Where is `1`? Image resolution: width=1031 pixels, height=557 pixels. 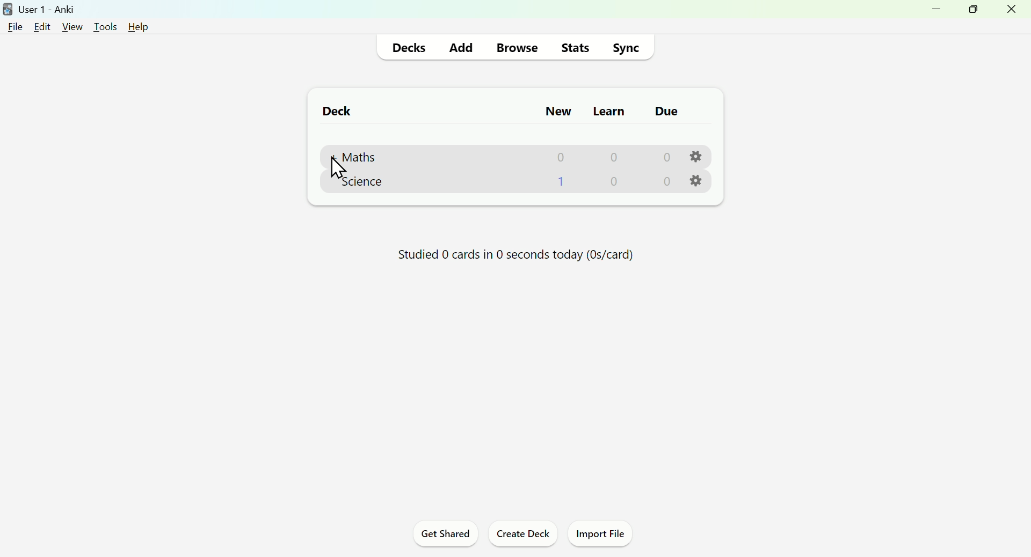
1 is located at coordinates (561, 181).